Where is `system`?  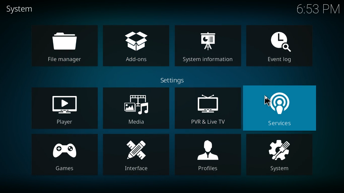 system is located at coordinates (22, 10).